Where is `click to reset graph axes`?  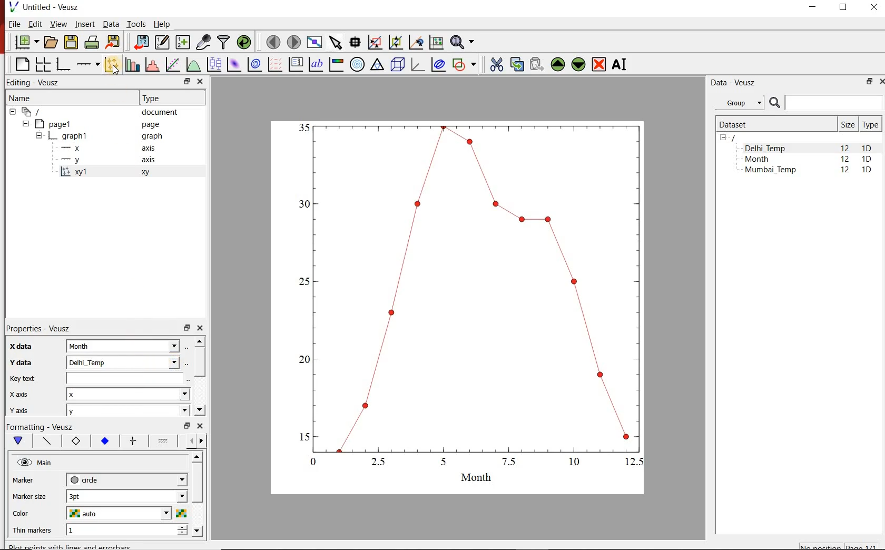
click to reset graph axes is located at coordinates (436, 43).